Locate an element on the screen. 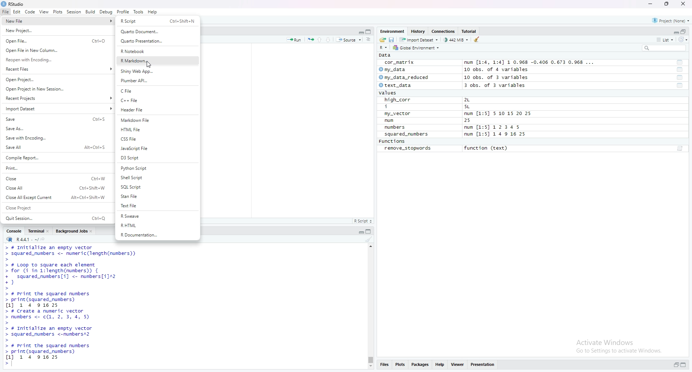 The height and width of the screenshot is (372, 692). minimize is located at coordinates (674, 31).